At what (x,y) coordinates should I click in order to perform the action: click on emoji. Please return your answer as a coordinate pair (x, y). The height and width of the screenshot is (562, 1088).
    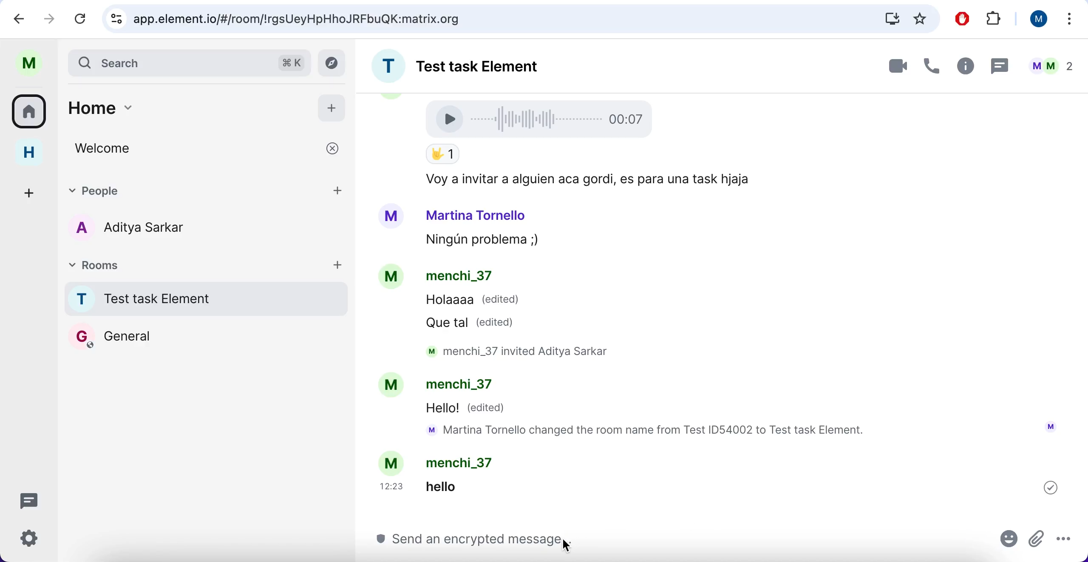
    Looking at the image, I should click on (1010, 542).